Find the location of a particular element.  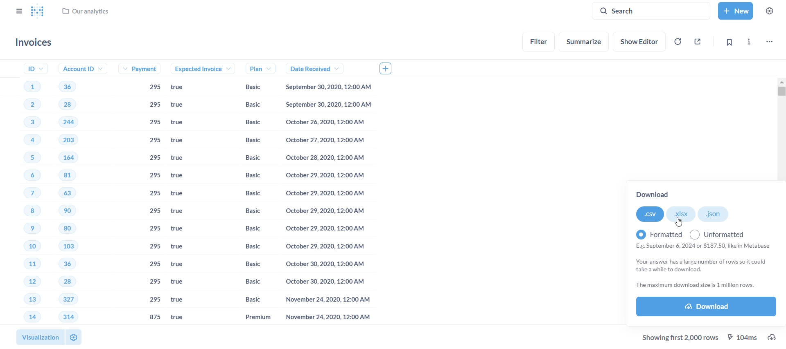

875 is located at coordinates (155, 317).